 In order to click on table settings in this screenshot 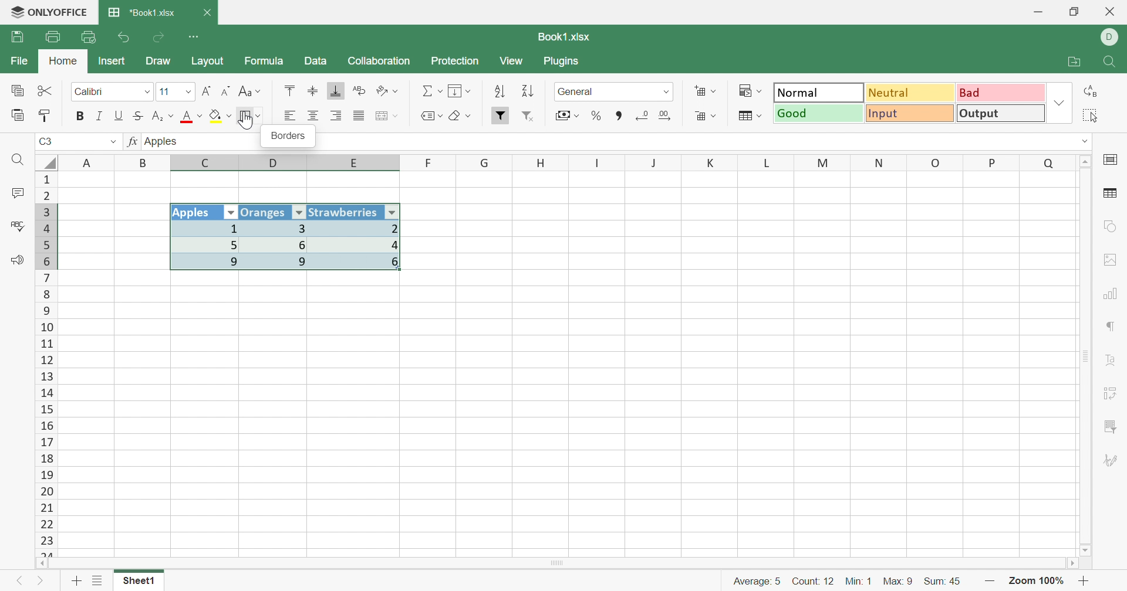, I will do `click(1112, 195)`.